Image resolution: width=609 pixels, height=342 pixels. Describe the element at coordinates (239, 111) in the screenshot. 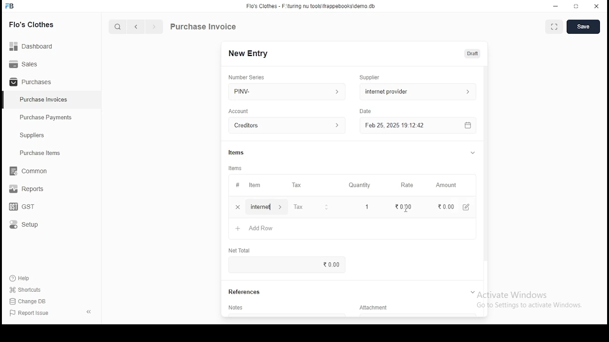

I see `account` at that location.